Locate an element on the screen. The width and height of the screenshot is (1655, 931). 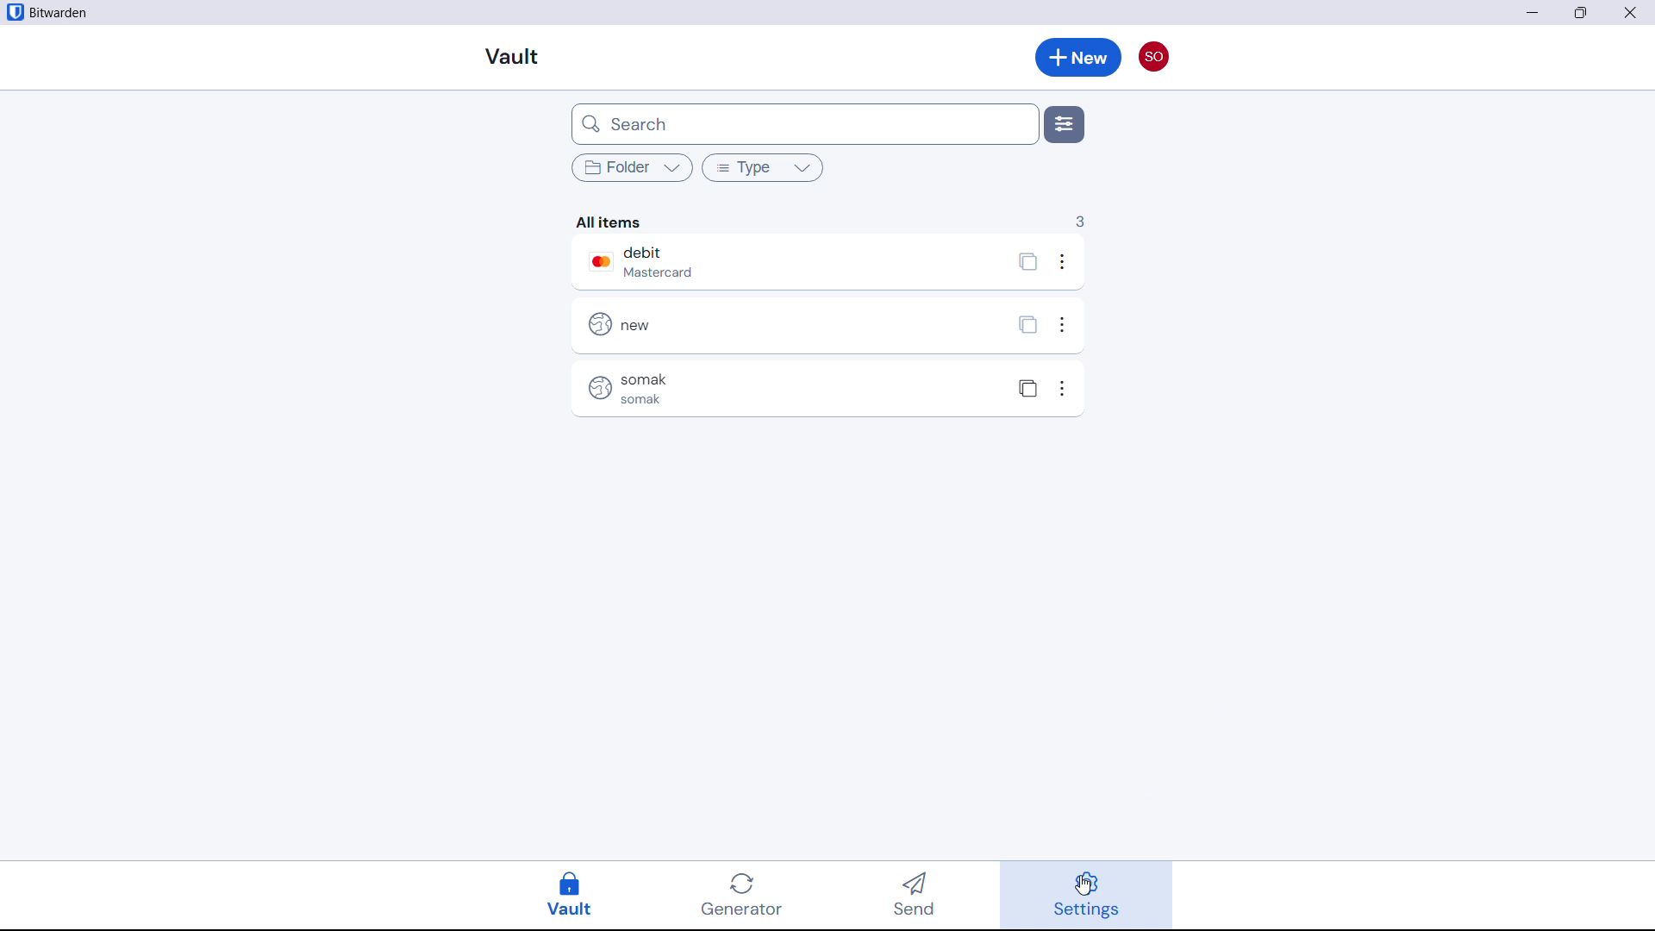
Maximise  is located at coordinates (1583, 13).